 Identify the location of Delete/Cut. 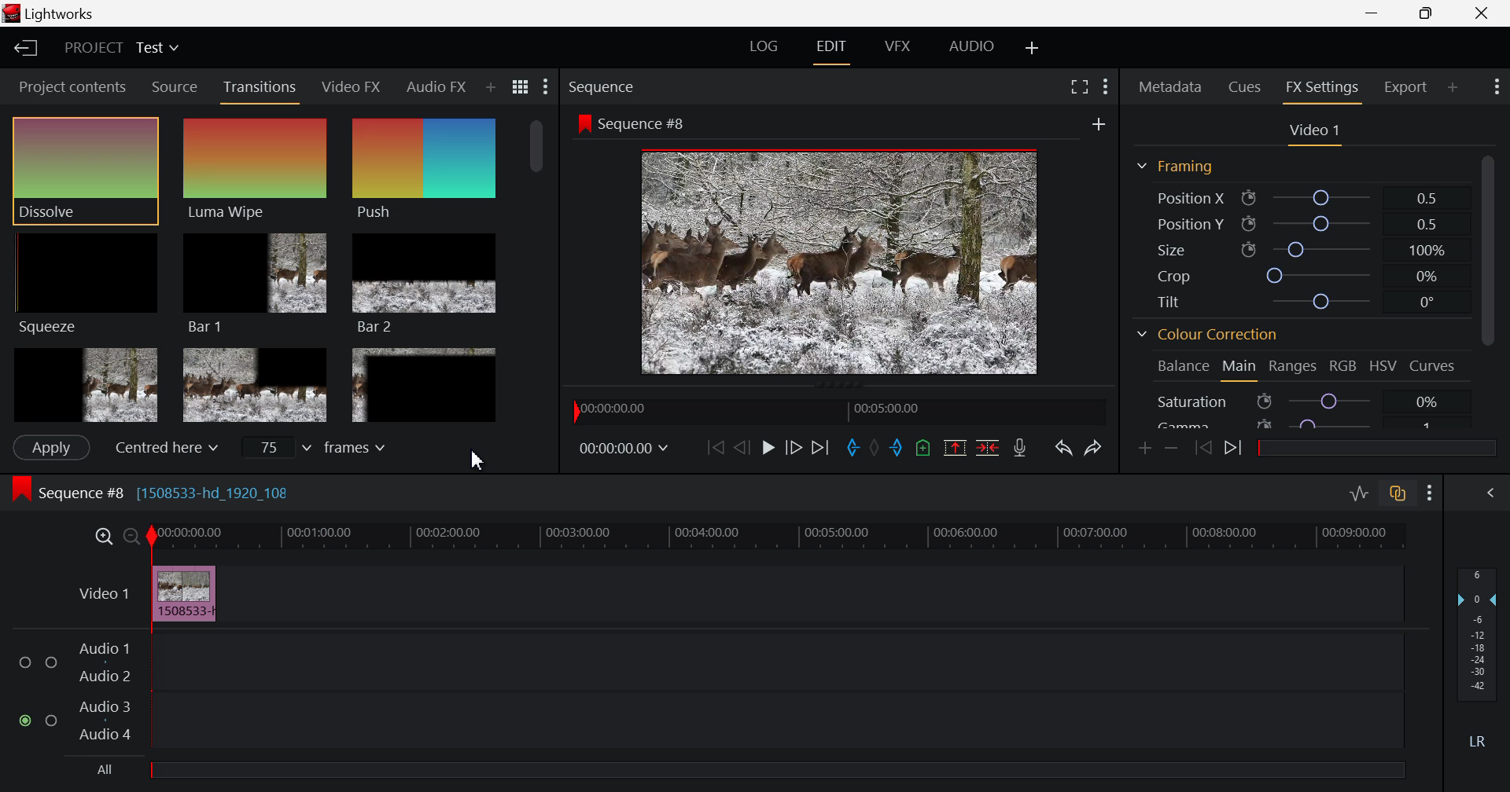
(989, 449).